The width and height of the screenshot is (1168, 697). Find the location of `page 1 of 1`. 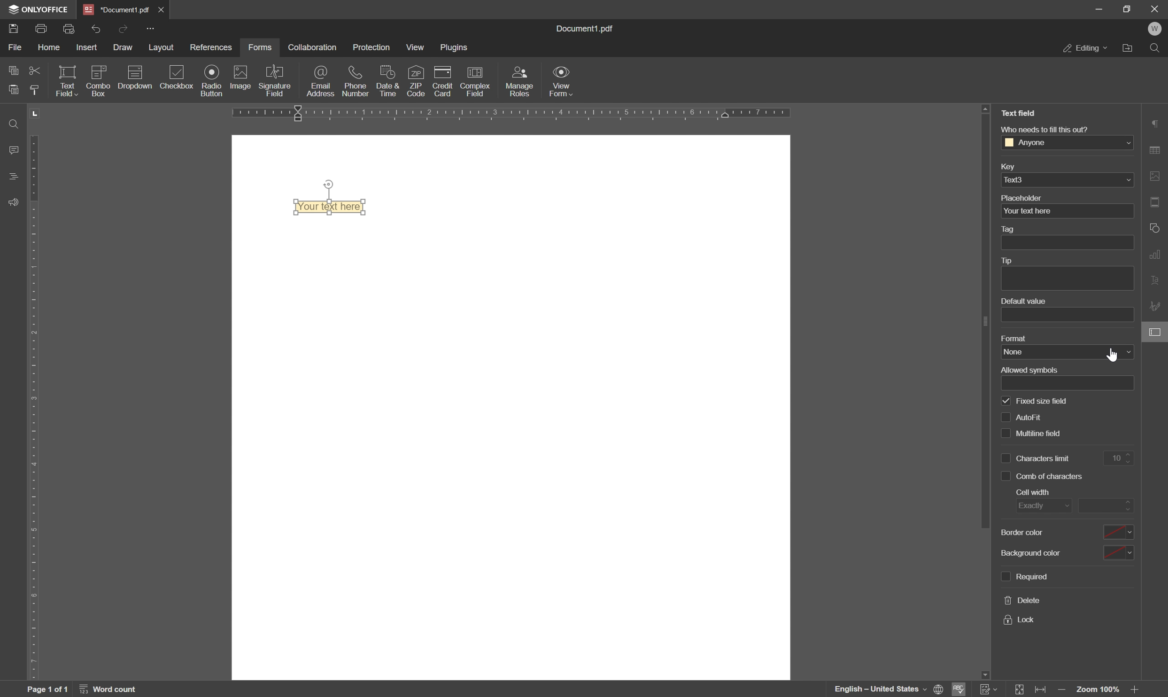

page 1 of 1 is located at coordinates (48, 689).